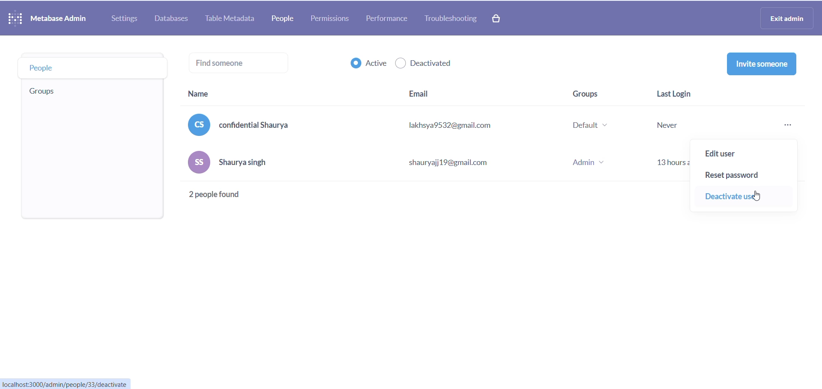 This screenshot has width=822, height=389. Describe the element at coordinates (736, 154) in the screenshot. I see `edit user` at that location.